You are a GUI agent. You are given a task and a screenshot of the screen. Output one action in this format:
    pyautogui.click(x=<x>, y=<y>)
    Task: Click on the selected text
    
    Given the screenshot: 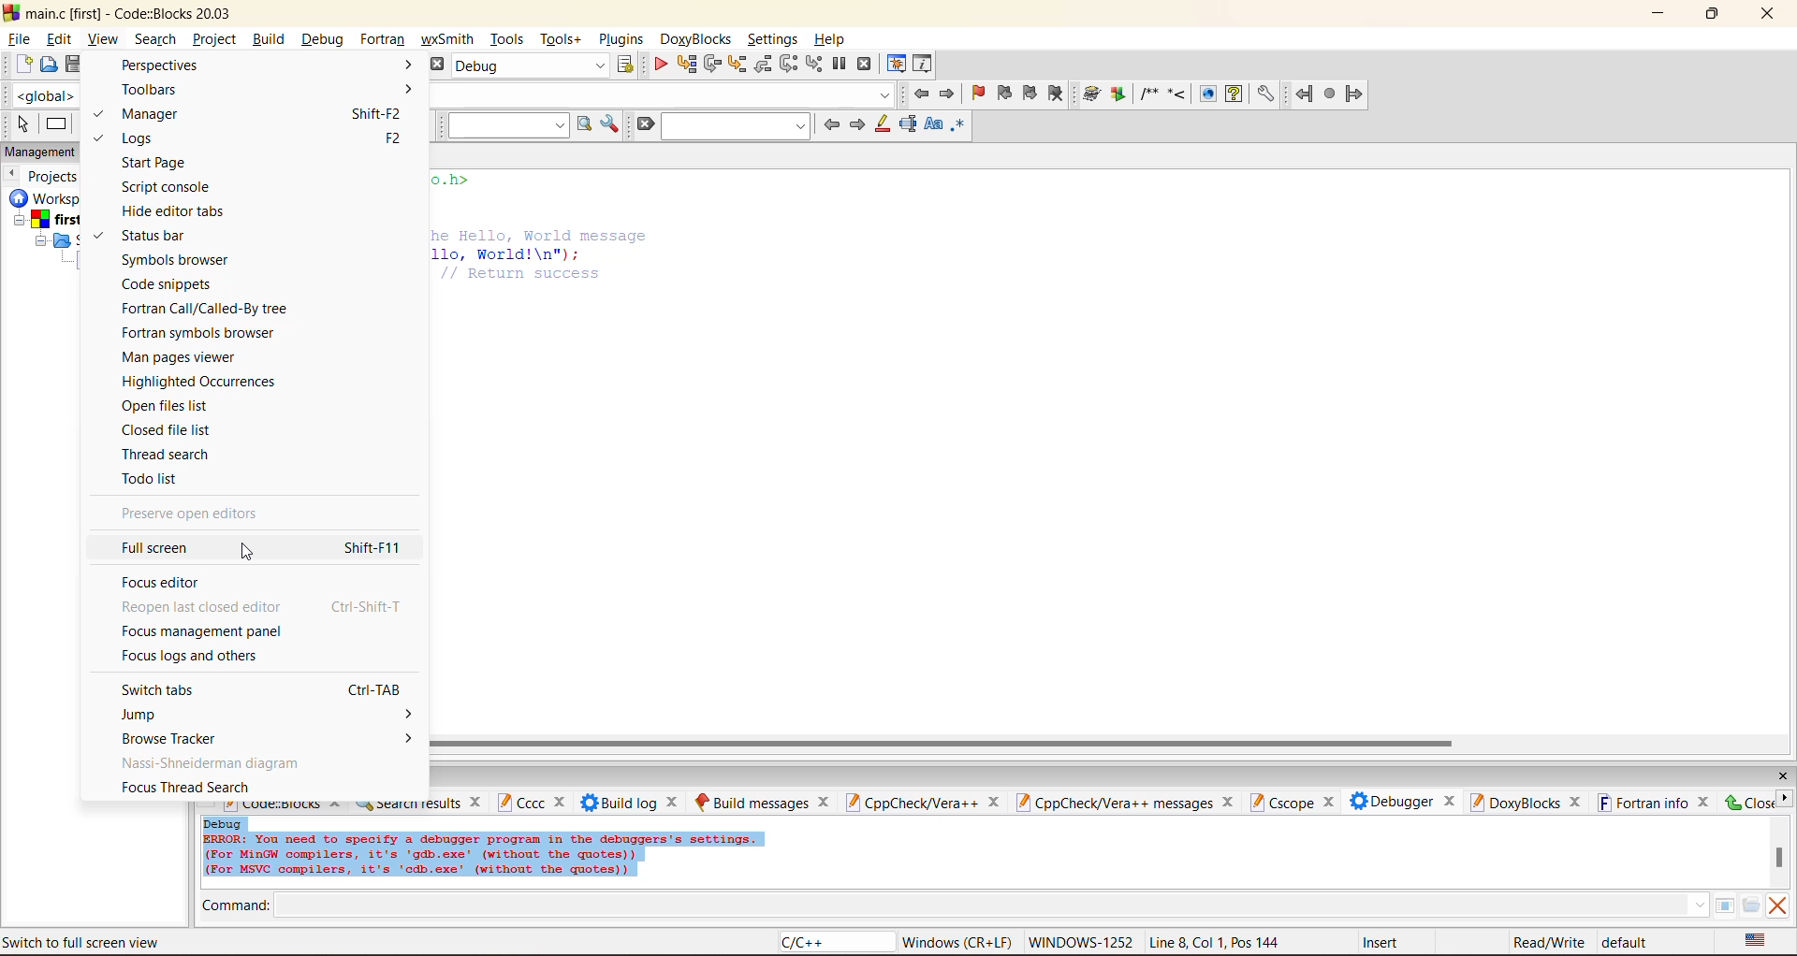 What is the action you would take?
    pyautogui.click(x=908, y=123)
    